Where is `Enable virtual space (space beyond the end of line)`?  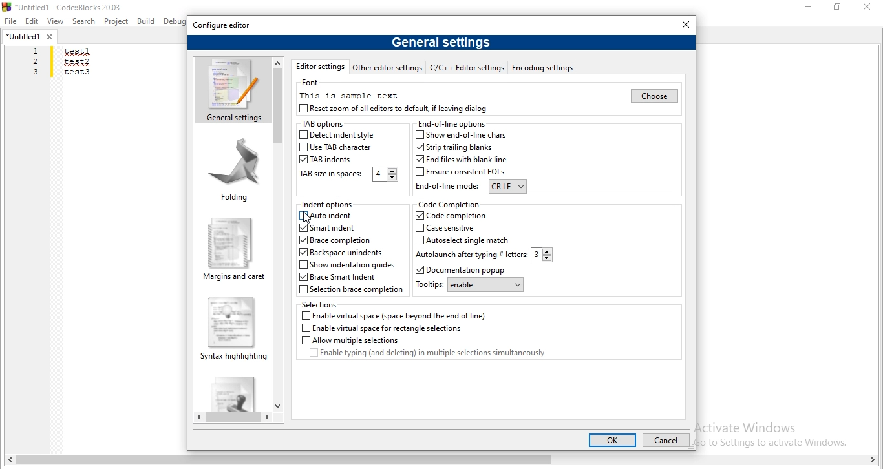
Enable virtual space (space beyond the end of line) is located at coordinates (394, 315).